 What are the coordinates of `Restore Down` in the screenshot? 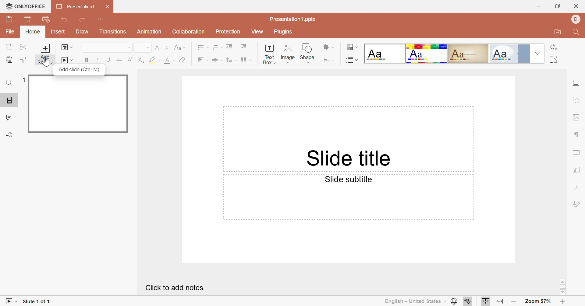 It's located at (557, 7).